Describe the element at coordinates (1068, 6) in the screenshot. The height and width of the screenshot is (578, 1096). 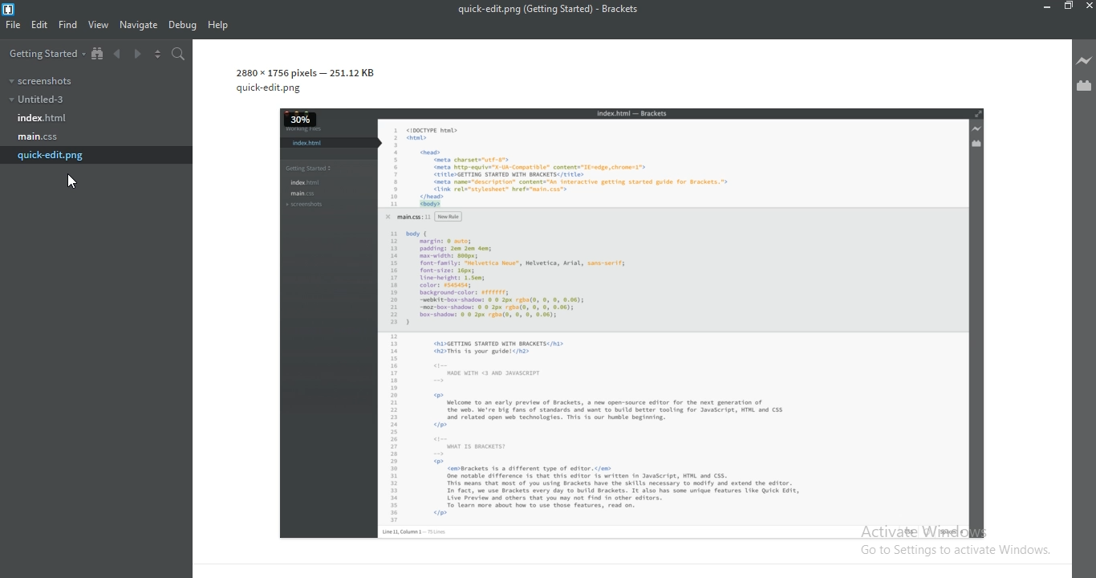
I see `restore` at that location.